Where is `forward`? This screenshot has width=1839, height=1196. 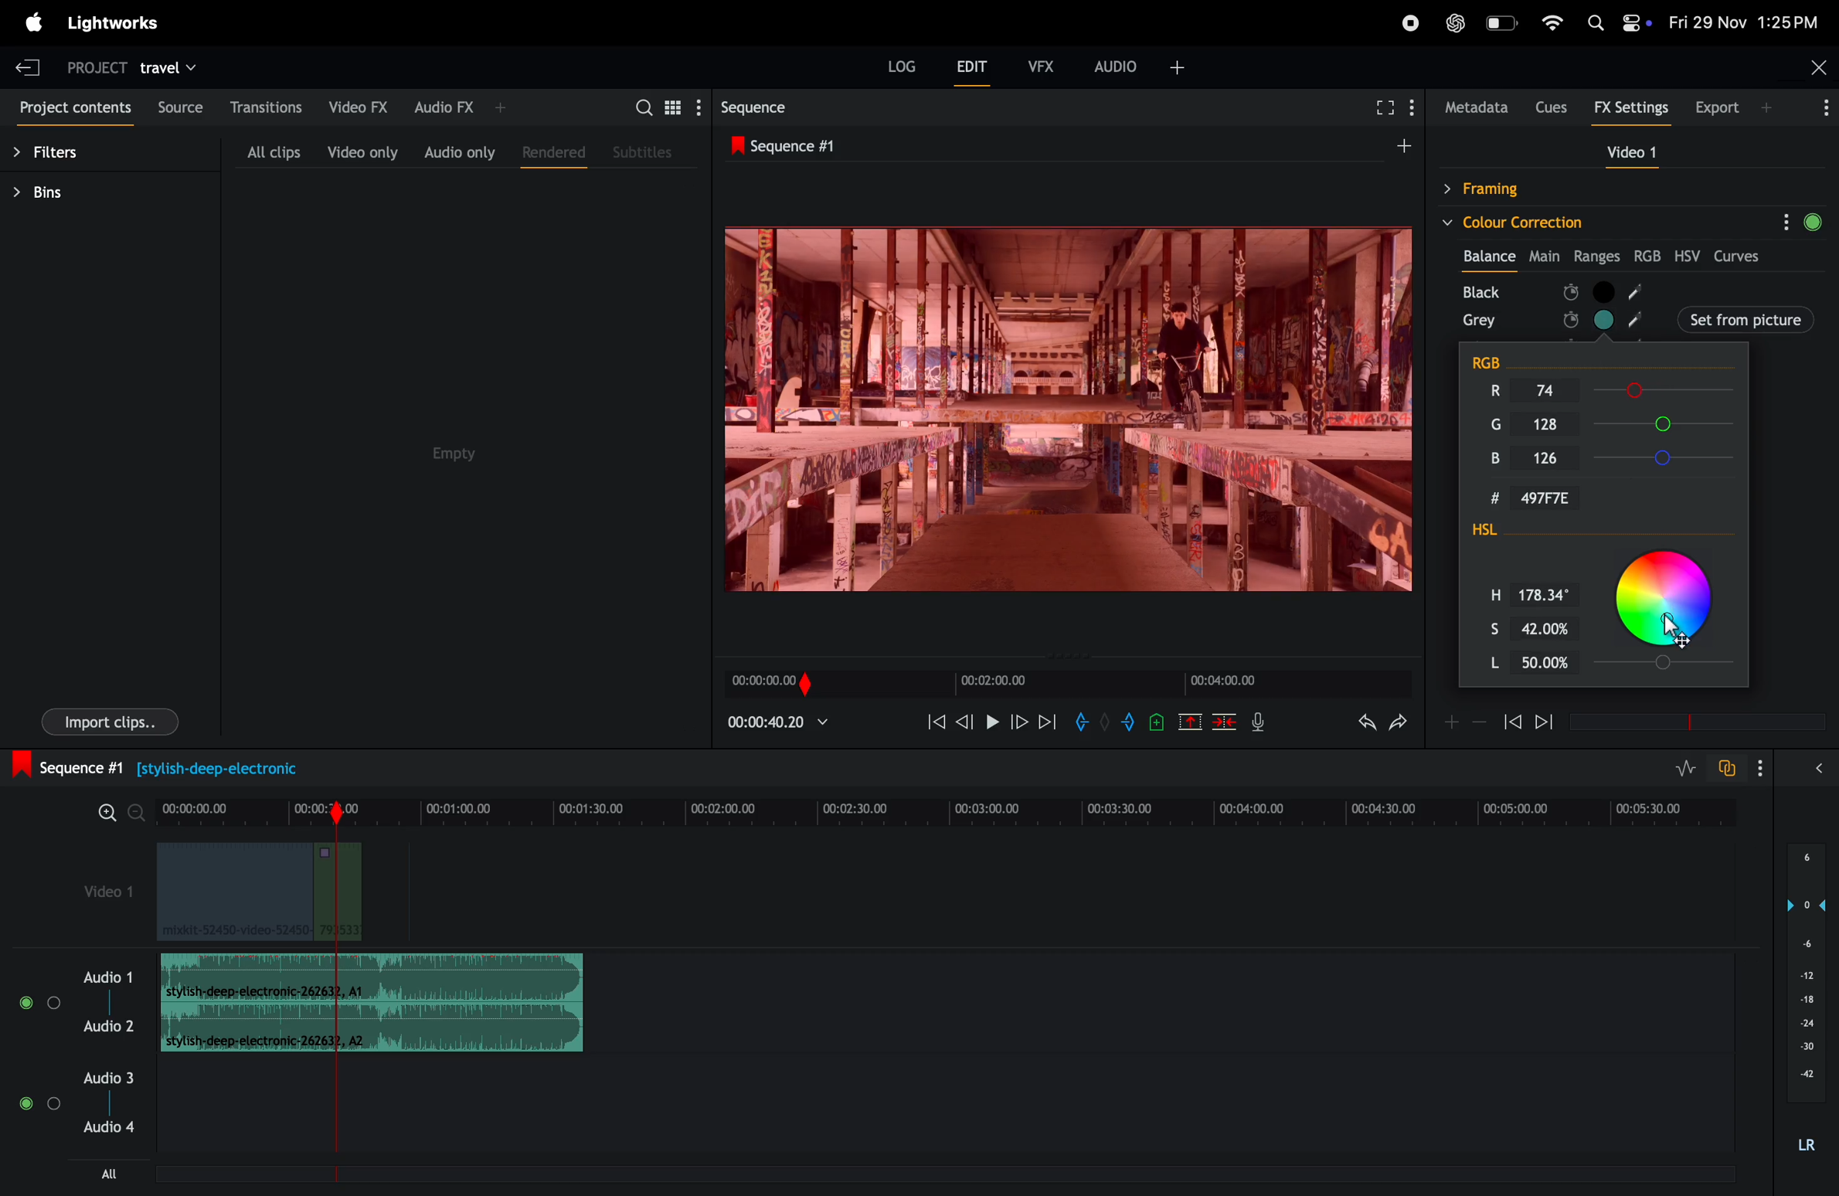 forward is located at coordinates (1542, 724).